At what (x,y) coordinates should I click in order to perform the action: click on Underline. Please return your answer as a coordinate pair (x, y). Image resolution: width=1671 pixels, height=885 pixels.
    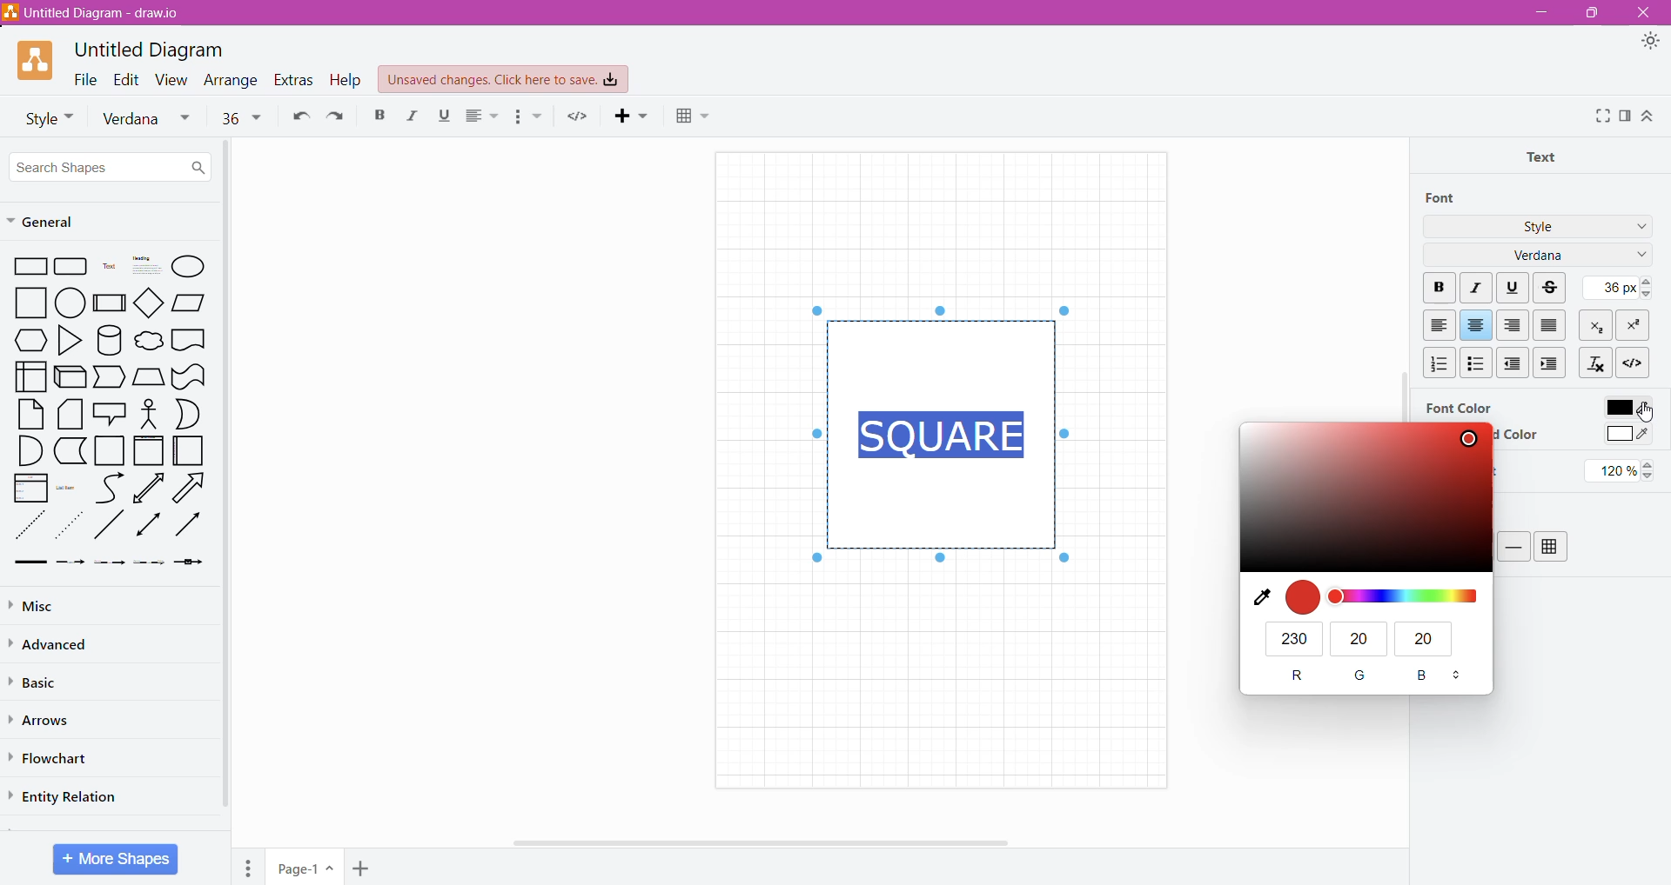
    Looking at the image, I should click on (445, 116).